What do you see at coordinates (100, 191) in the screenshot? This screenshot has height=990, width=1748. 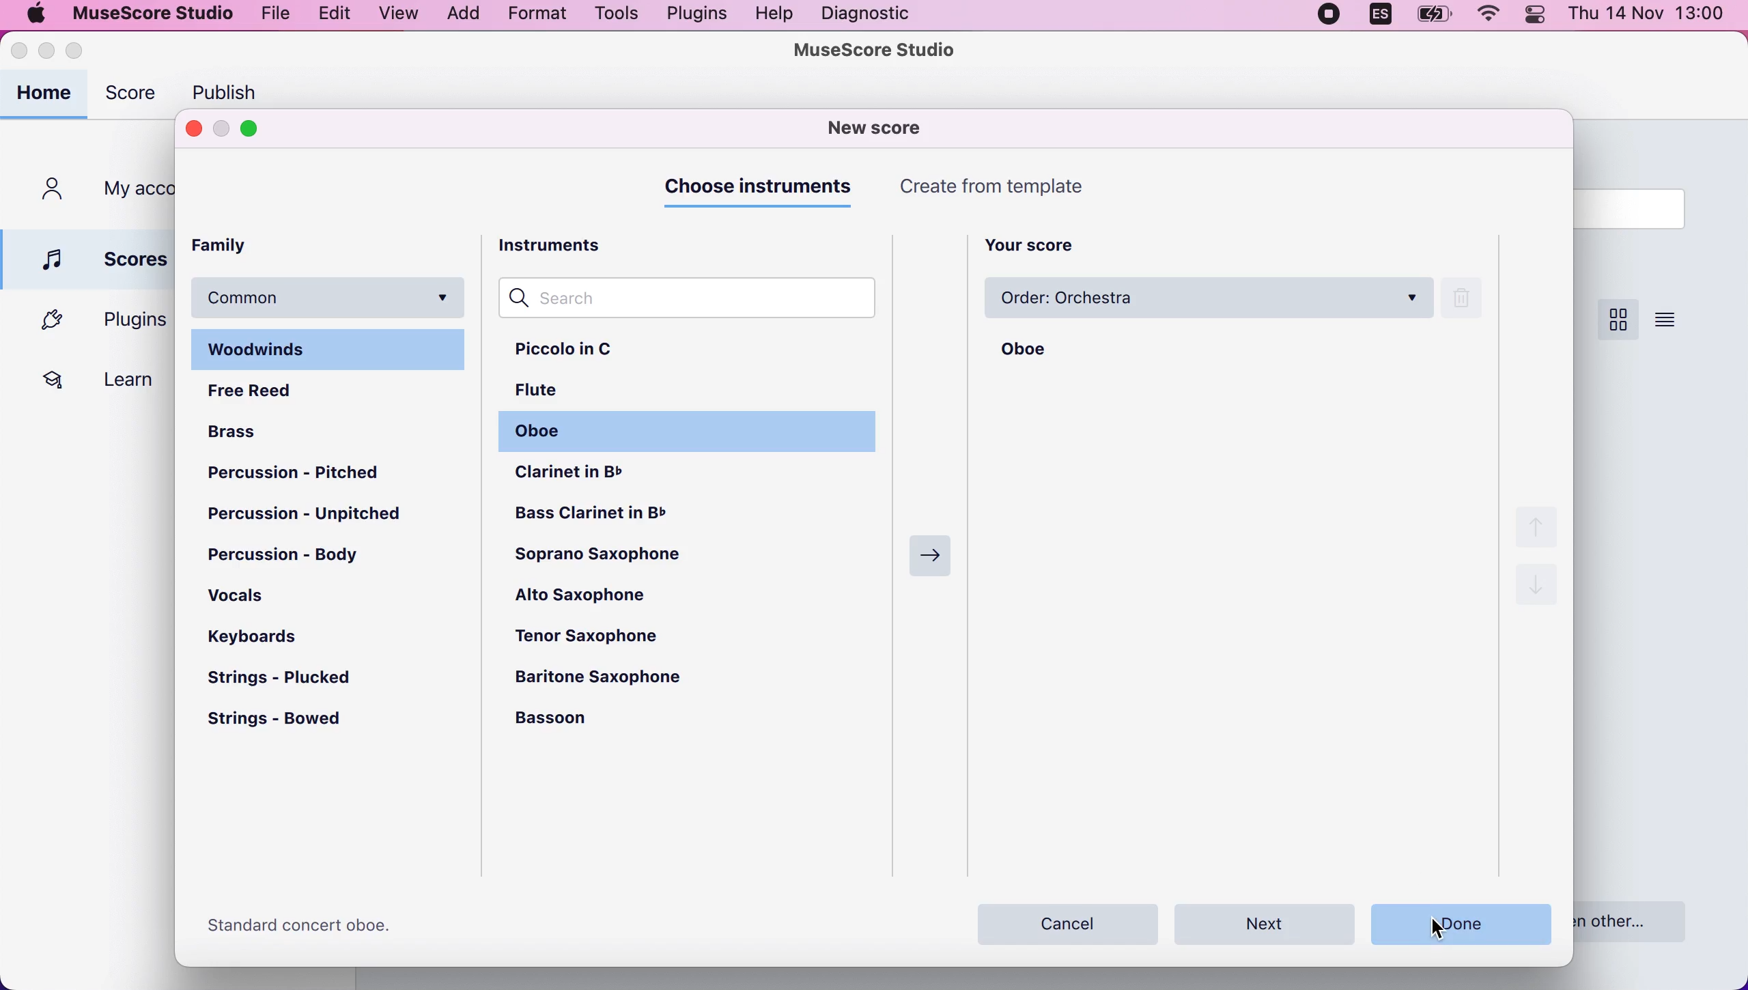 I see `my accounts` at bounding box center [100, 191].